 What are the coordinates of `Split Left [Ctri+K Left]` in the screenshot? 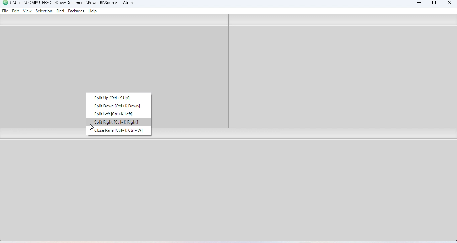 It's located at (117, 114).